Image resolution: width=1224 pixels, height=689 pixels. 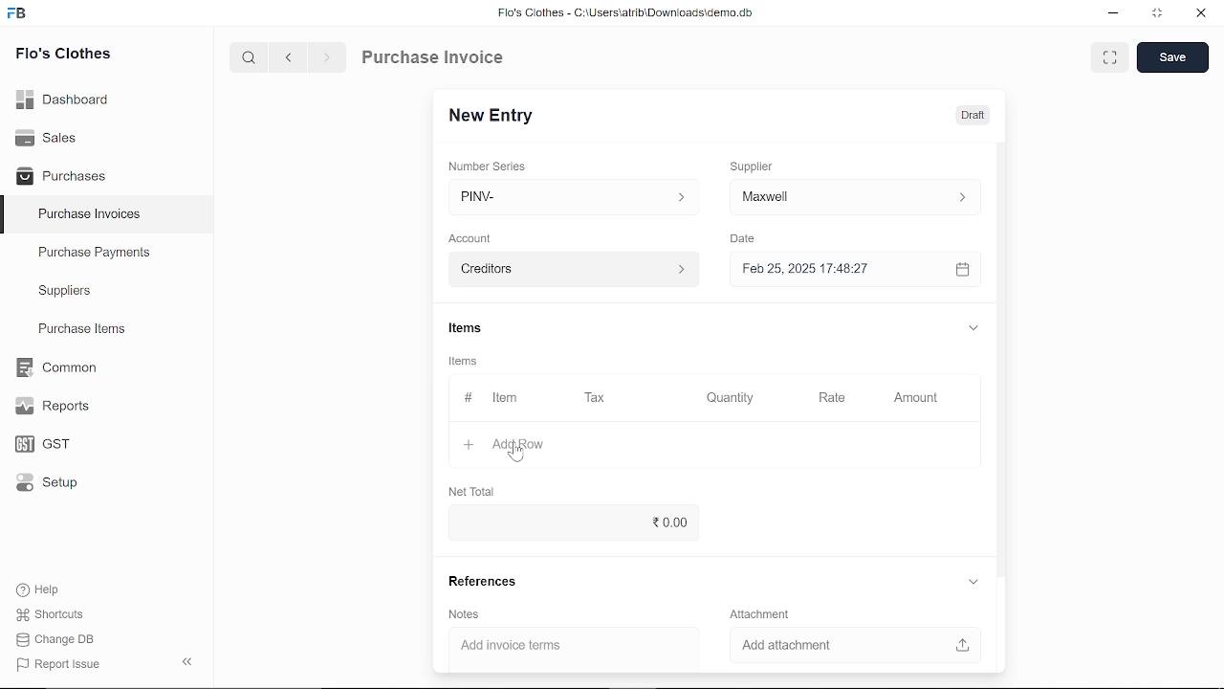 What do you see at coordinates (965, 270) in the screenshot?
I see `calender` at bounding box center [965, 270].